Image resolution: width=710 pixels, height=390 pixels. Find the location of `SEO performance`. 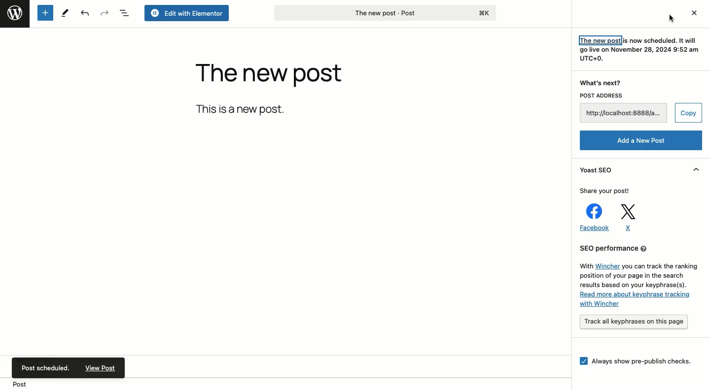

SEO performance is located at coordinates (637, 249).